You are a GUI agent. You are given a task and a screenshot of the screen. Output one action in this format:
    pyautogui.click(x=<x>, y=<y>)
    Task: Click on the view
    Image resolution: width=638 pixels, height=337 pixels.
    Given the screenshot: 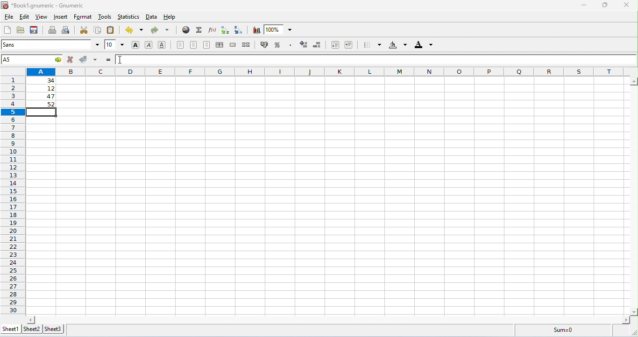 What is the action you would take?
    pyautogui.click(x=42, y=17)
    